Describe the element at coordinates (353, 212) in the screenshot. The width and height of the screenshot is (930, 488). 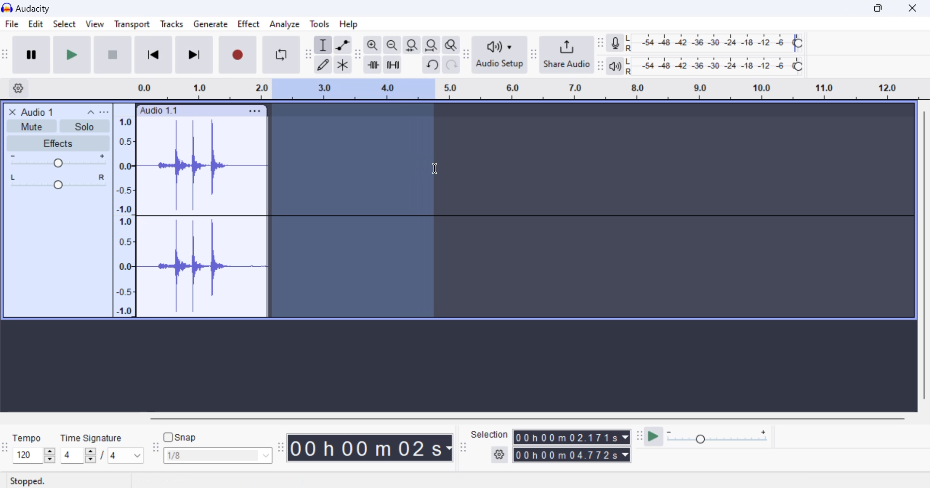
I see `Area Selected` at that location.